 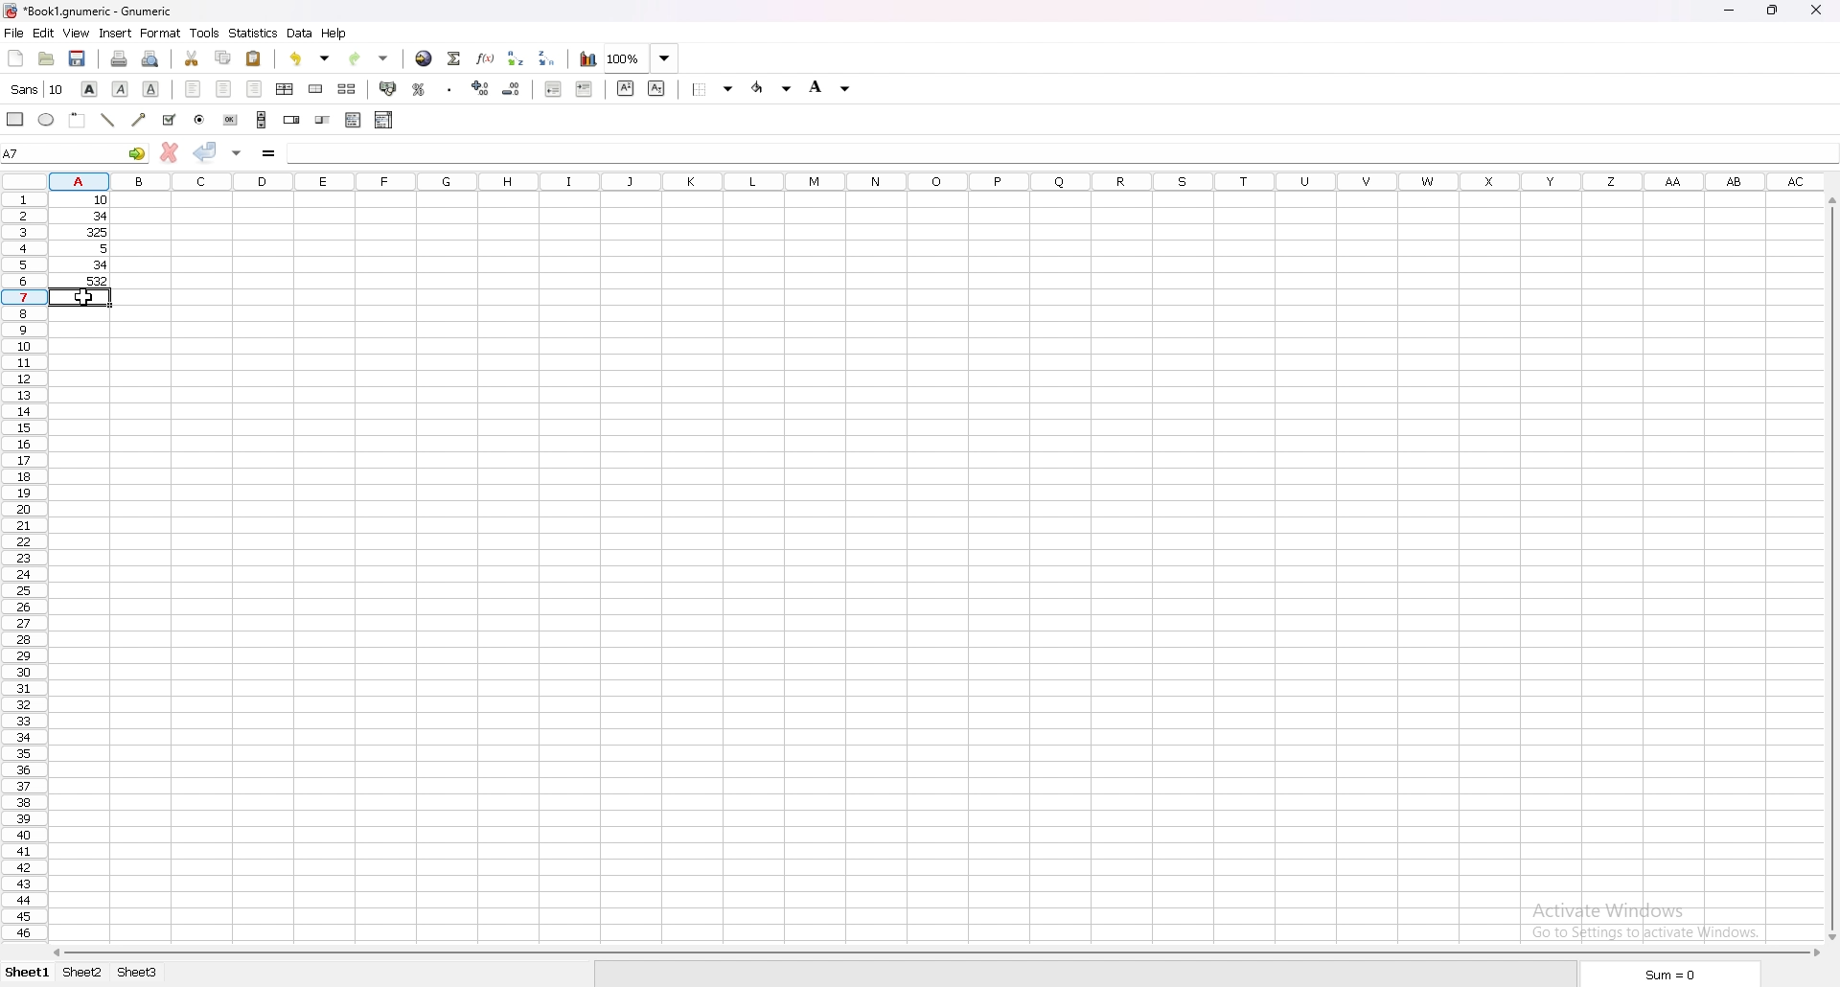 What do you see at coordinates (162, 33) in the screenshot?
I see `format` at bounding box center [162, 33].